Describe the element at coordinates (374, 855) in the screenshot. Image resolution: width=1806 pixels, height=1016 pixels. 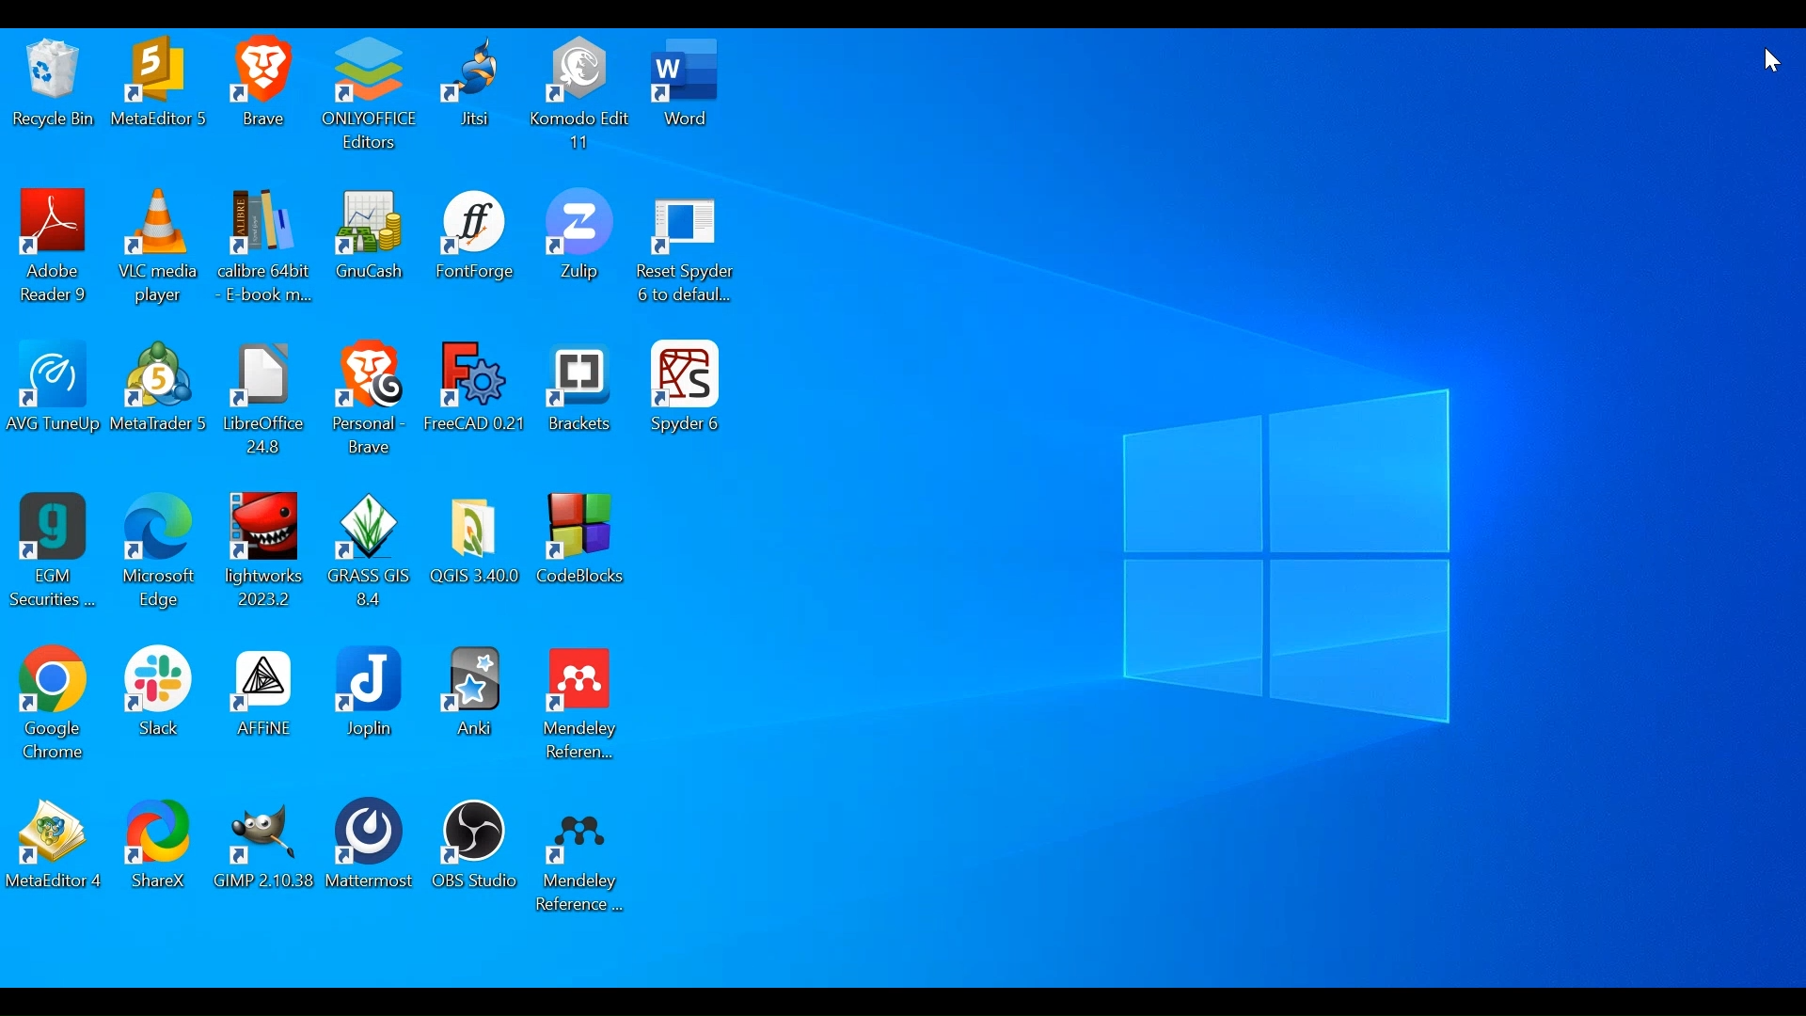
I see `Mattermost ` at that location.